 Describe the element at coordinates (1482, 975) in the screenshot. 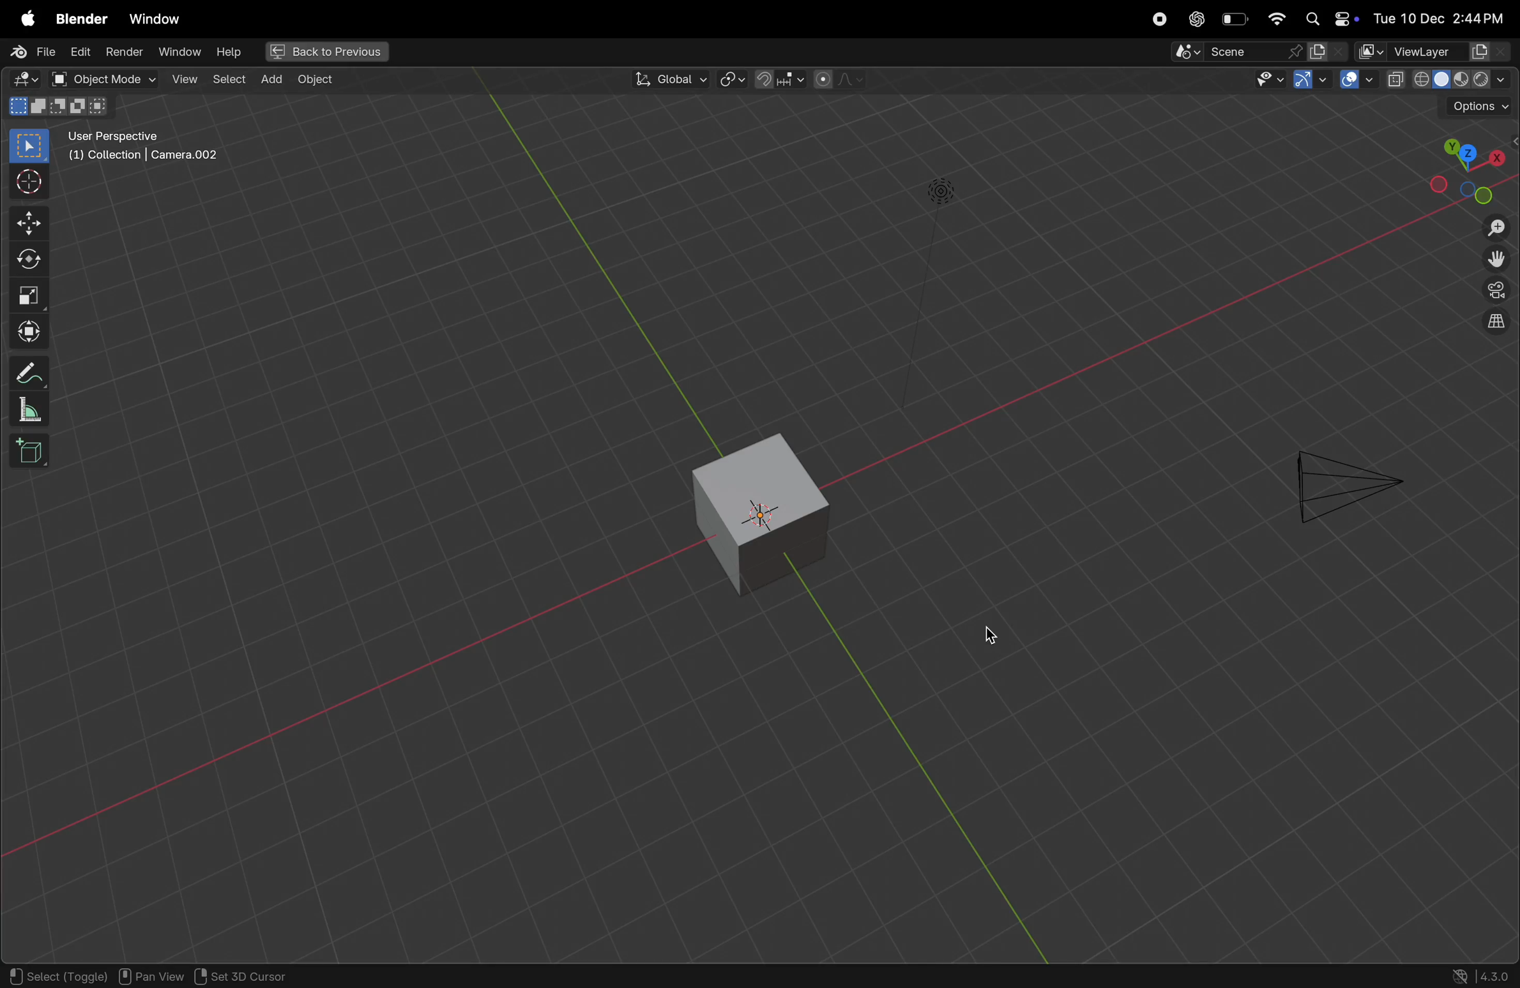

I see `version` at that location.